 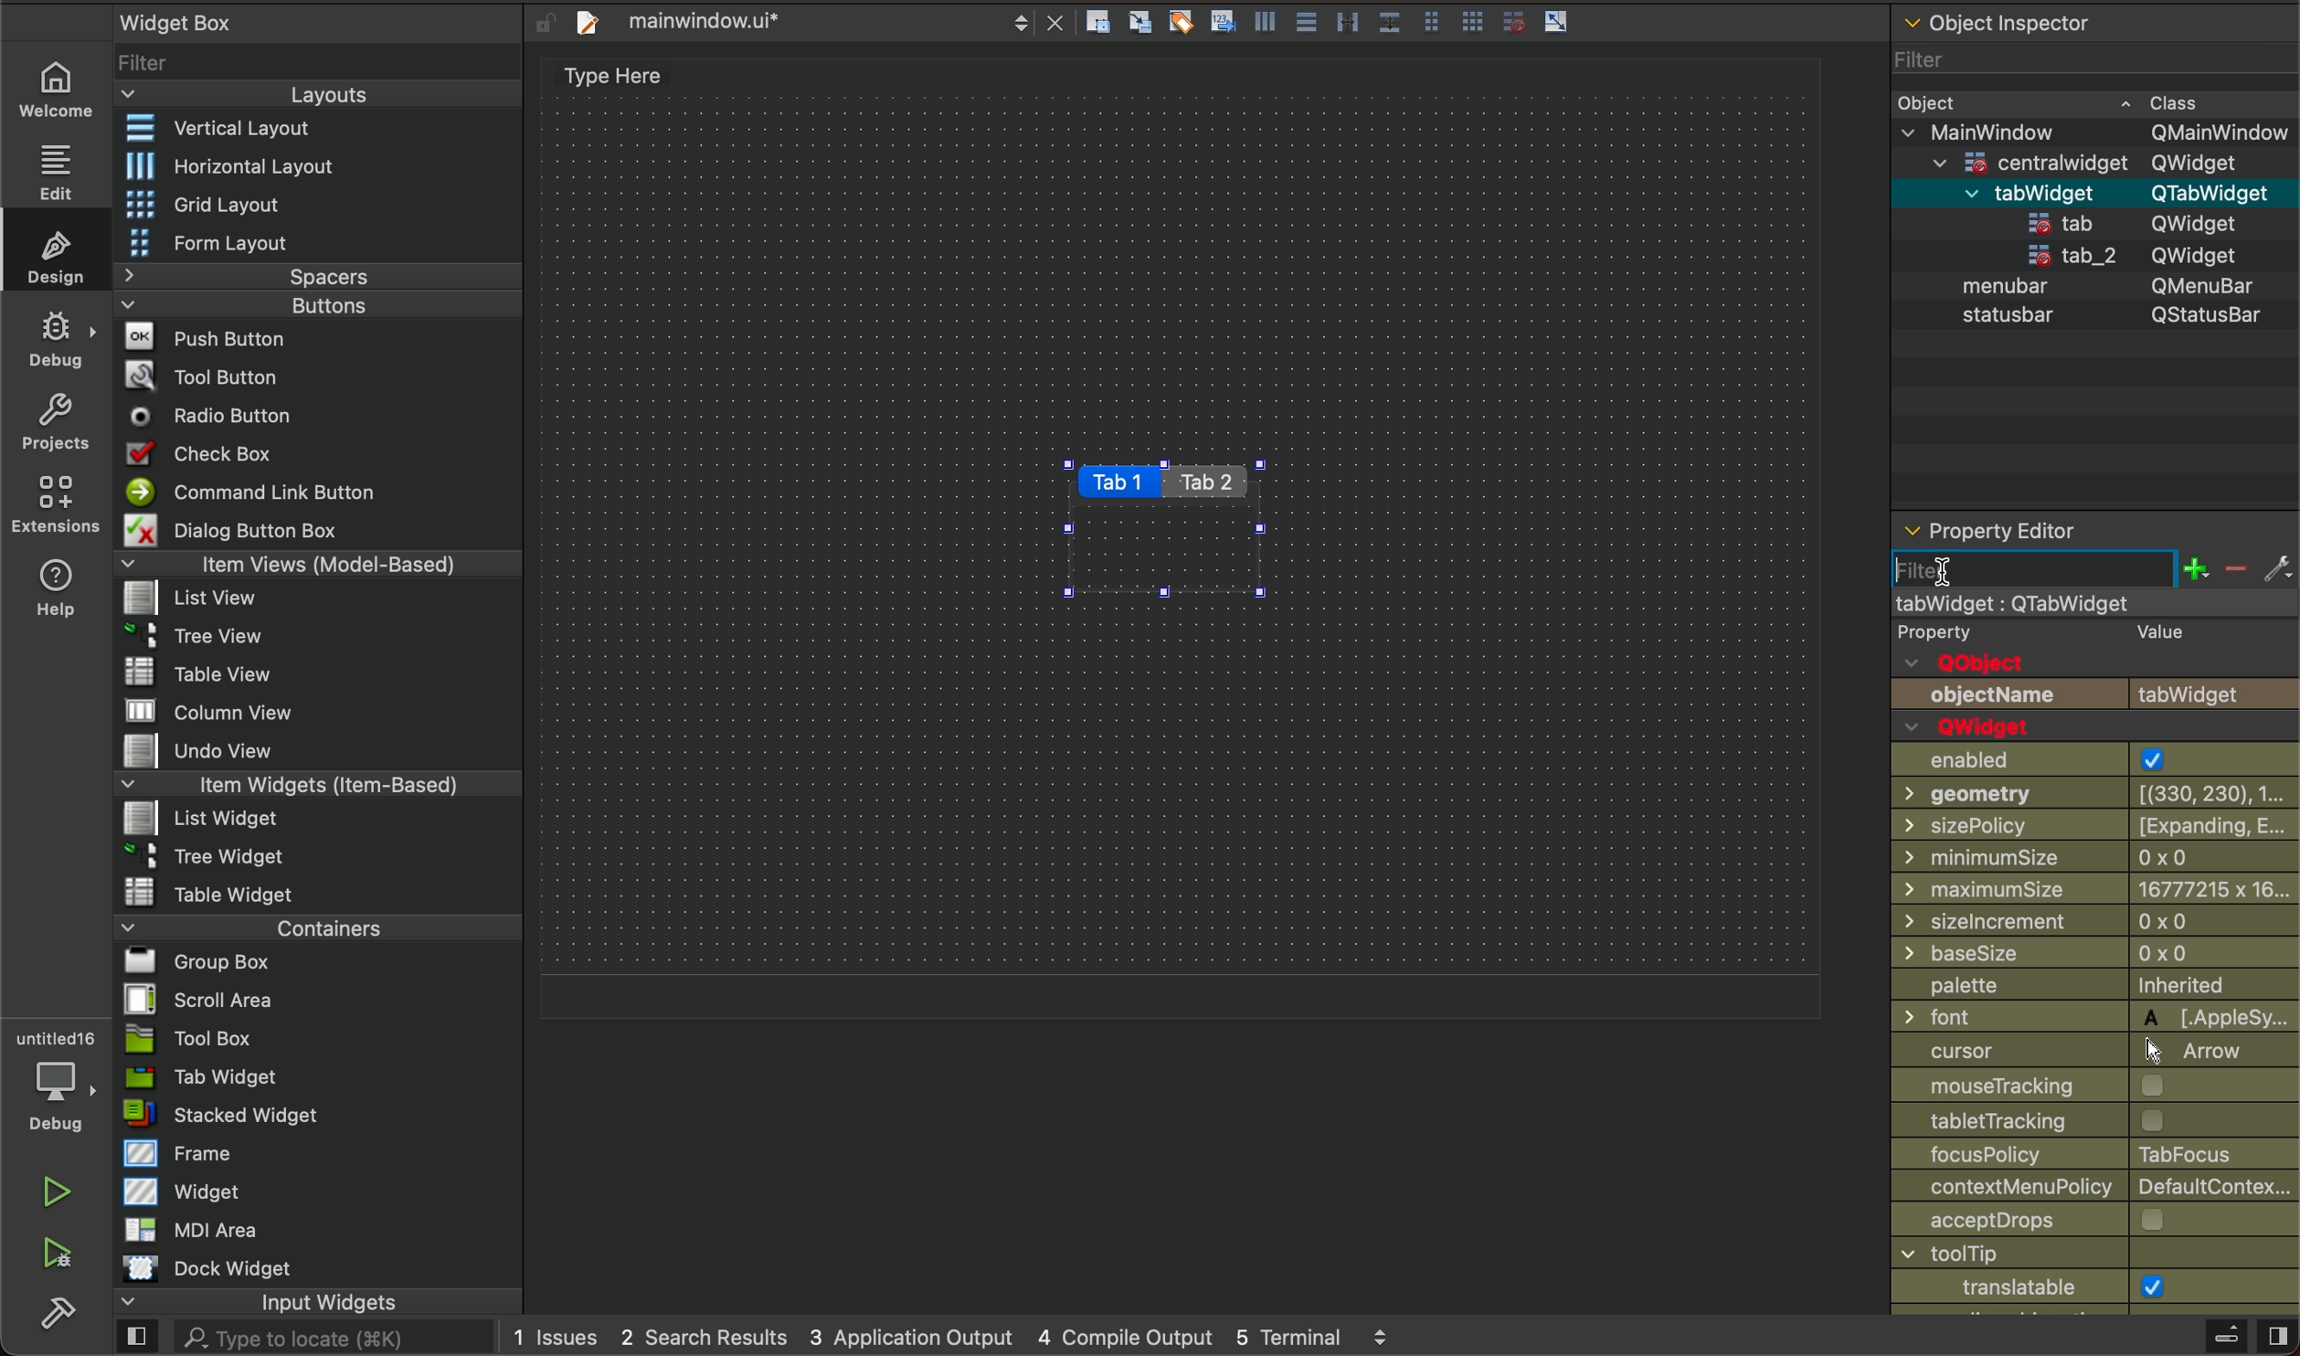 What do you see at coordinates (2096, 984) in the screenshot?
I see `palette` at bounding box center [2096, 984].